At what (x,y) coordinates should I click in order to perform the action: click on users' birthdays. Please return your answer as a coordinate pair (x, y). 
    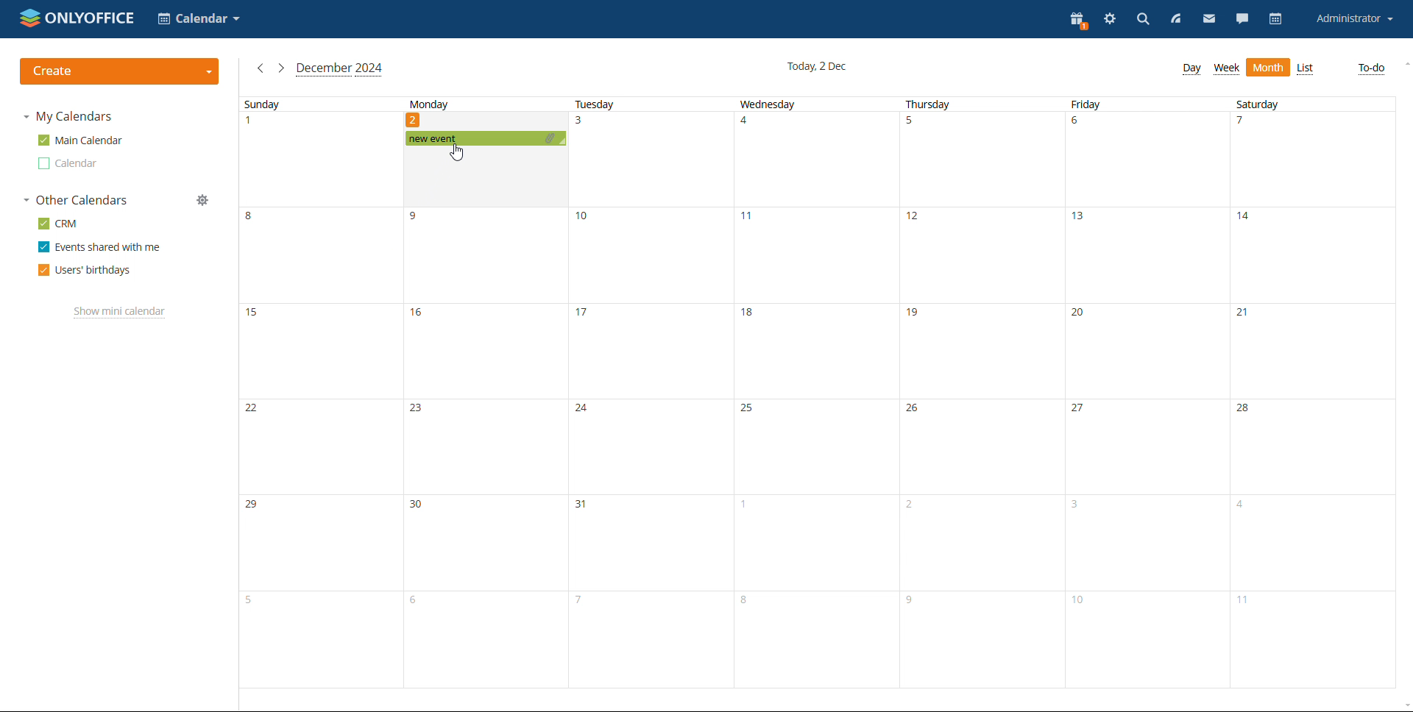
    Looking at the image, I should click on (84, 270).